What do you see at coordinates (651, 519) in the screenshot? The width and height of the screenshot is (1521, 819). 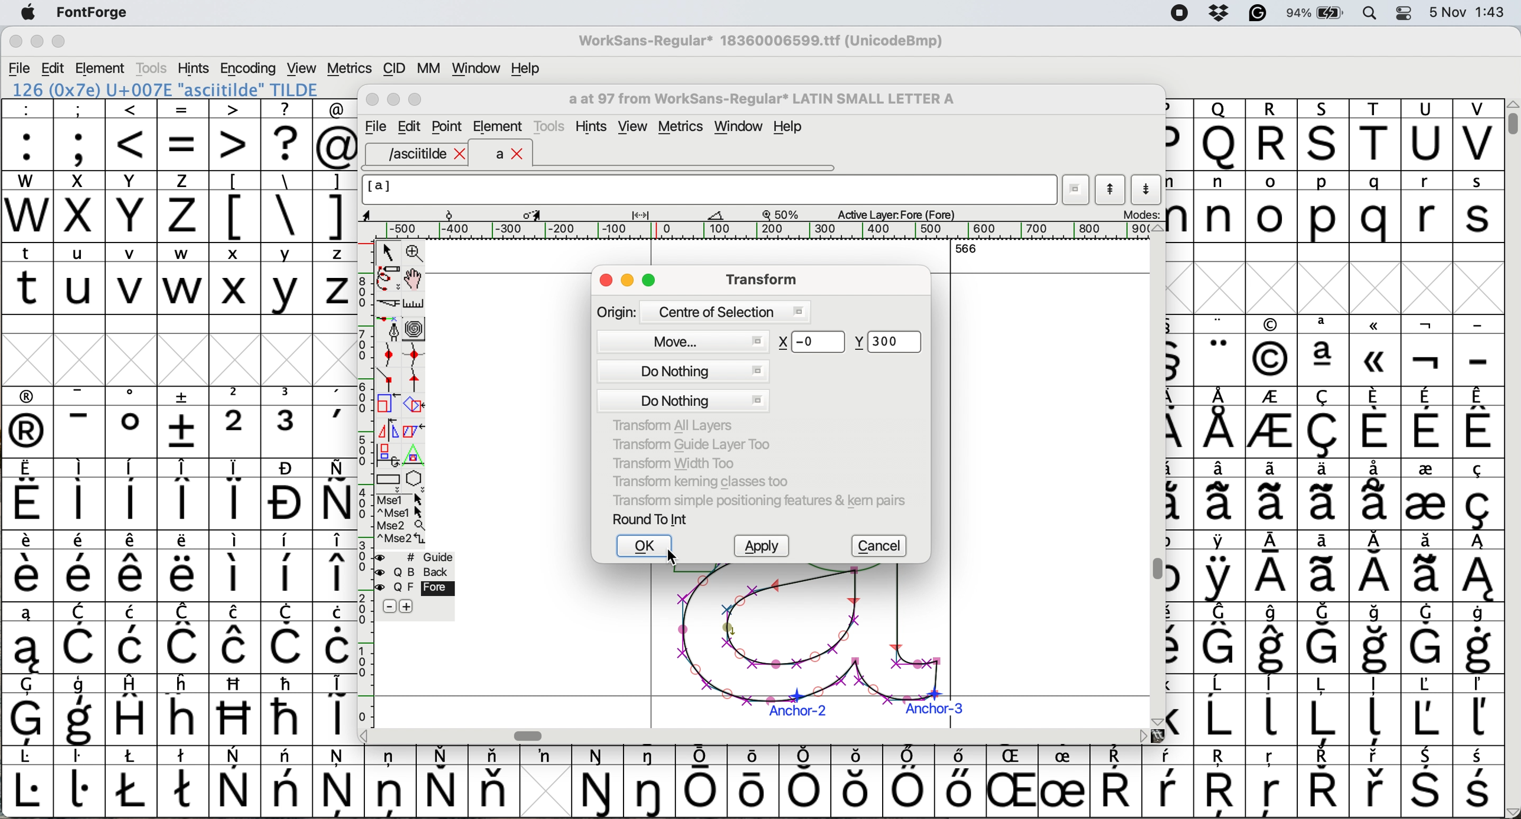 I see `round to int` at bounding box center [651, 519].